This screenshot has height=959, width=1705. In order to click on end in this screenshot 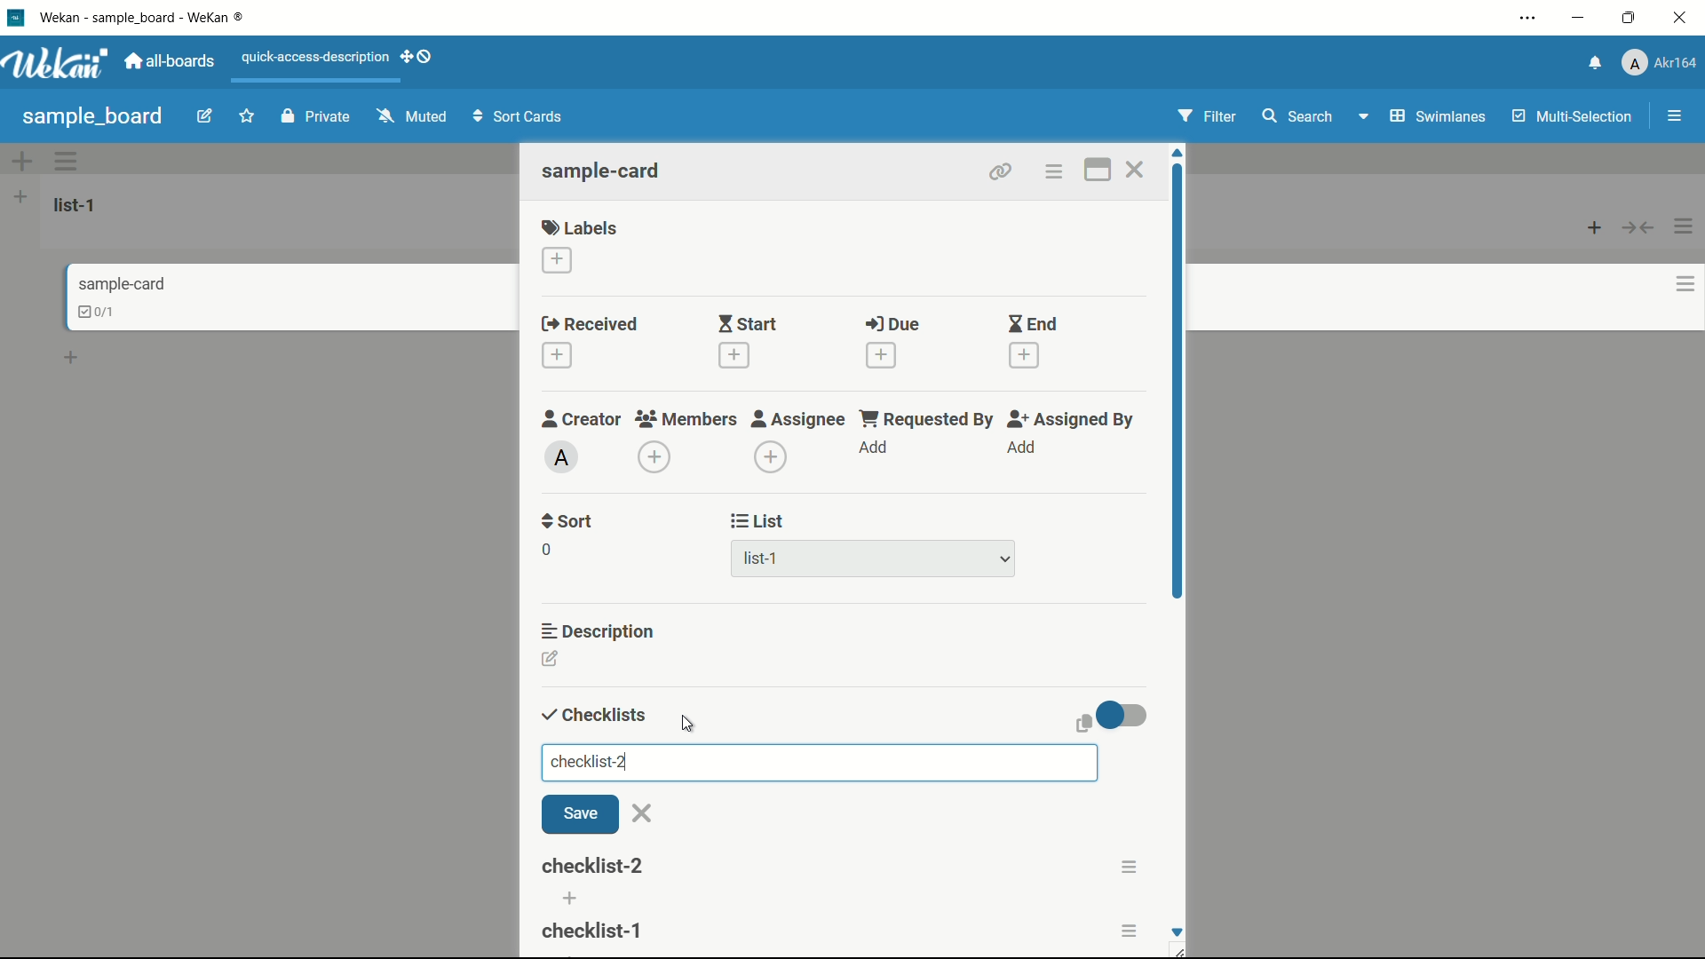, I will do `click(1032, 325)`.